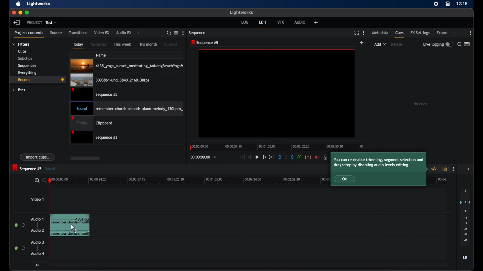 This screenshot has width=483, height=271. I want to click on full screen, so click(356, 33).